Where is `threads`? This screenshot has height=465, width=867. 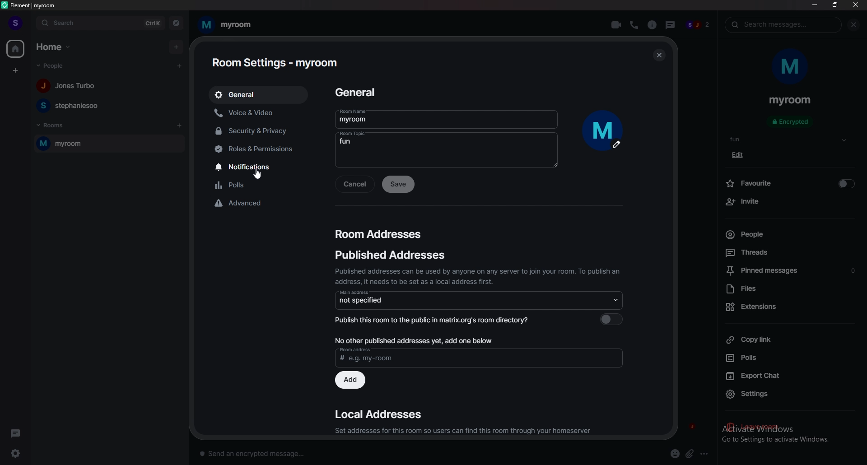
threads is located at coordinates (15, 432).